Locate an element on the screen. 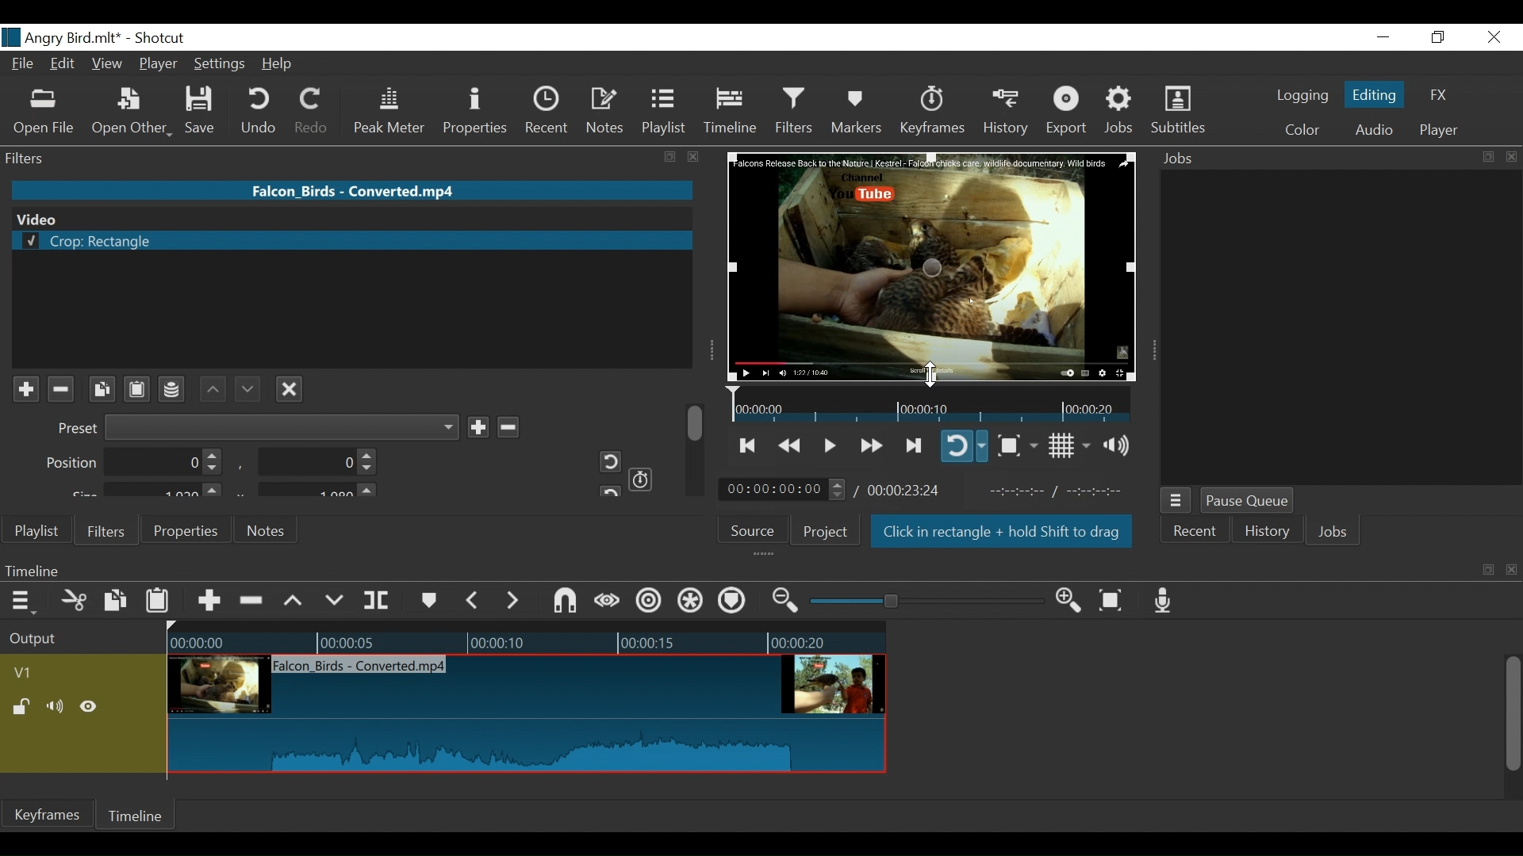  up is located at coordinates (213, 388).